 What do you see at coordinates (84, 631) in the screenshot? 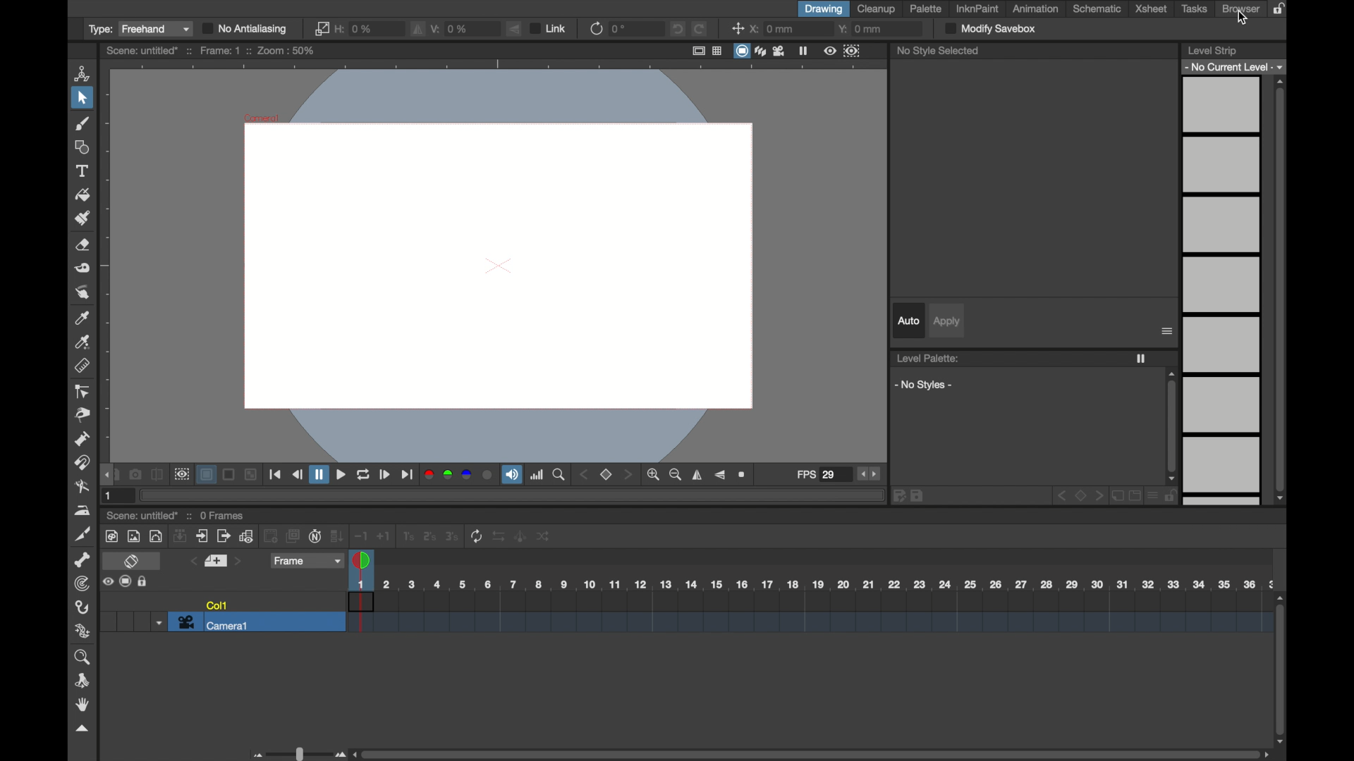
I see `plastic tool` at bounding box center [84, 631].